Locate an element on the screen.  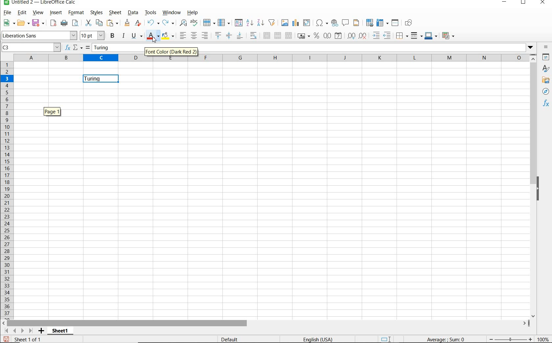
INSERT HYPERLINK is located at coordinates (335, 24).